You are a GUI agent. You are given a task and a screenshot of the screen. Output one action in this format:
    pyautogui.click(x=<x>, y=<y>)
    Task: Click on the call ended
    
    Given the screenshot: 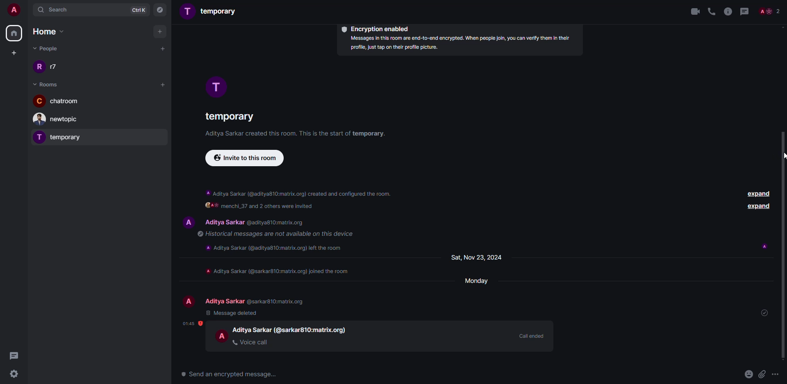 What is the action you would take?
    pyautogui.click(x=530, y=335)
    